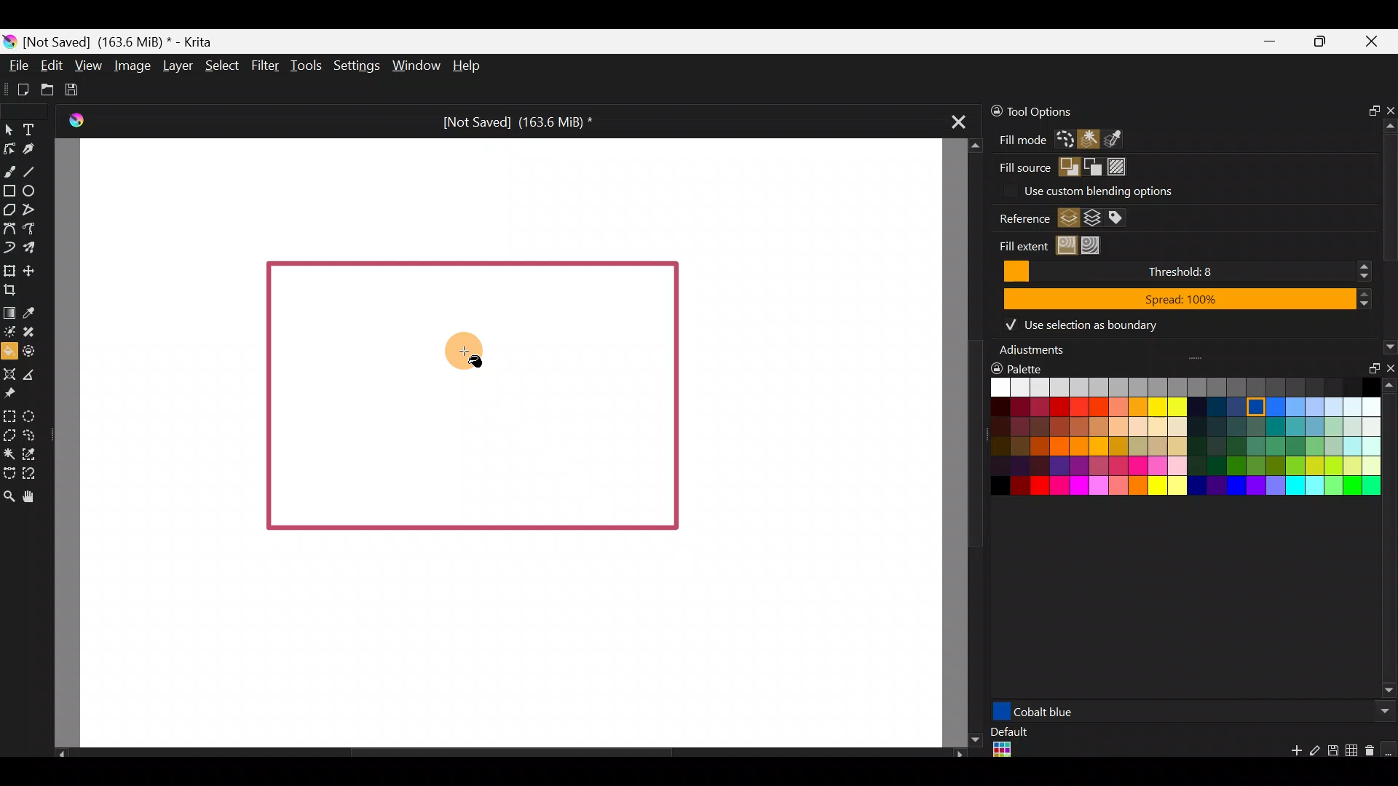 Image resolution: width=1398 pixels, height=786 pixels. I want to click on Assistant tool, so click(9, 373).